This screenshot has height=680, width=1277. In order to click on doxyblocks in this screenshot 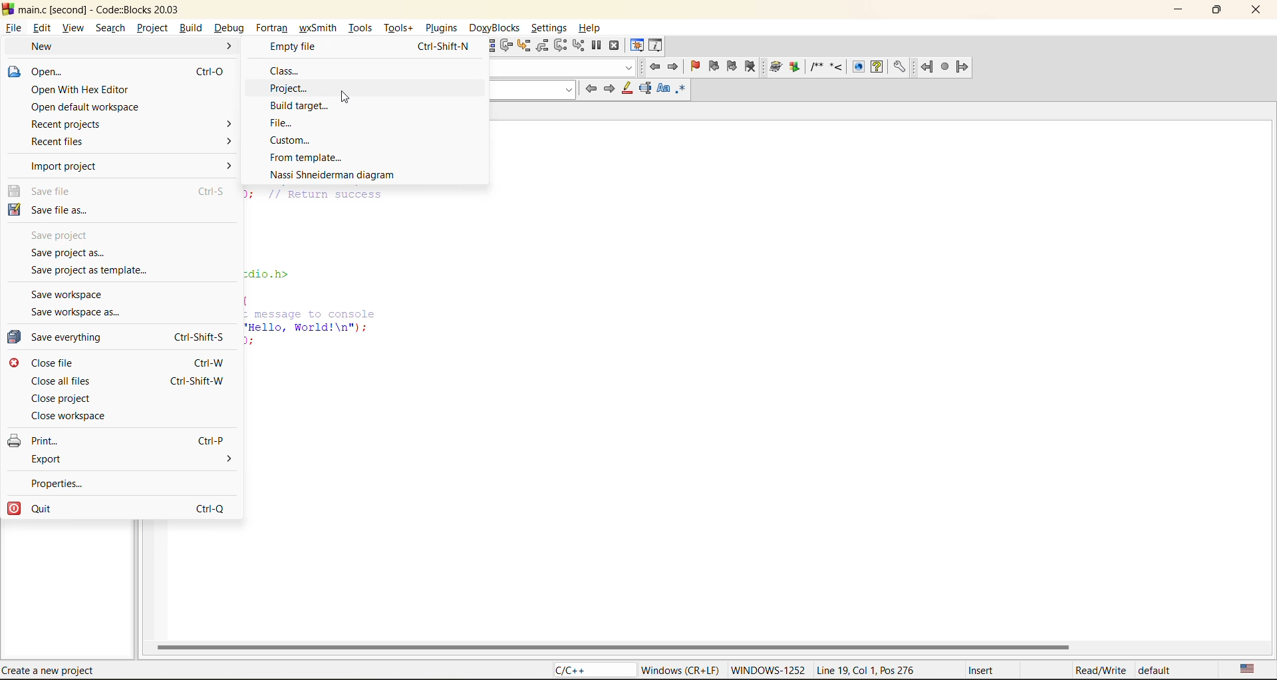, I will do `click(497, 27)`.